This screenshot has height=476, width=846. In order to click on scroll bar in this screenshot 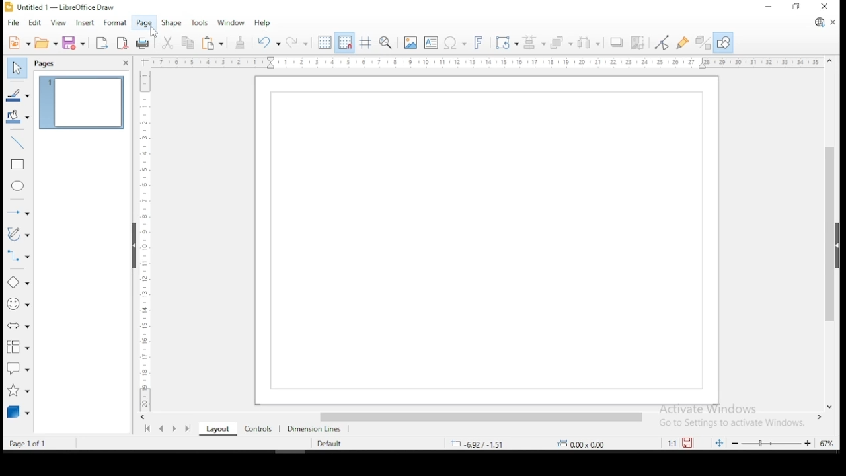, I will do `click(486, 418)`.